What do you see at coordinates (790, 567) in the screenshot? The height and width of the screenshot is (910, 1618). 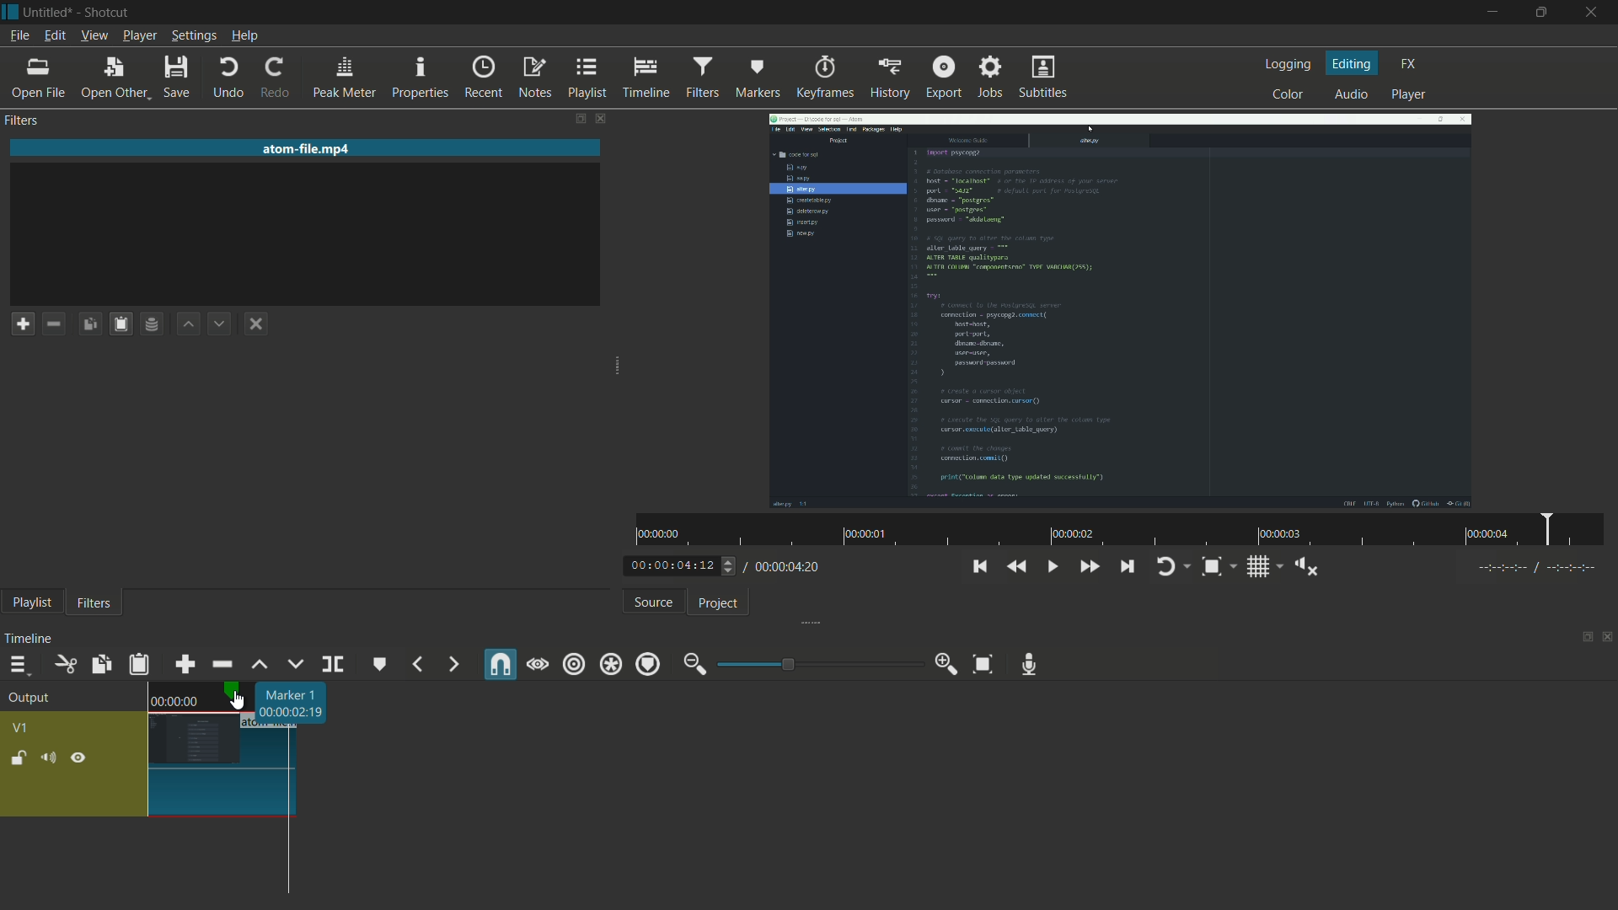 I see `total time` at bounding box center [790, 567].